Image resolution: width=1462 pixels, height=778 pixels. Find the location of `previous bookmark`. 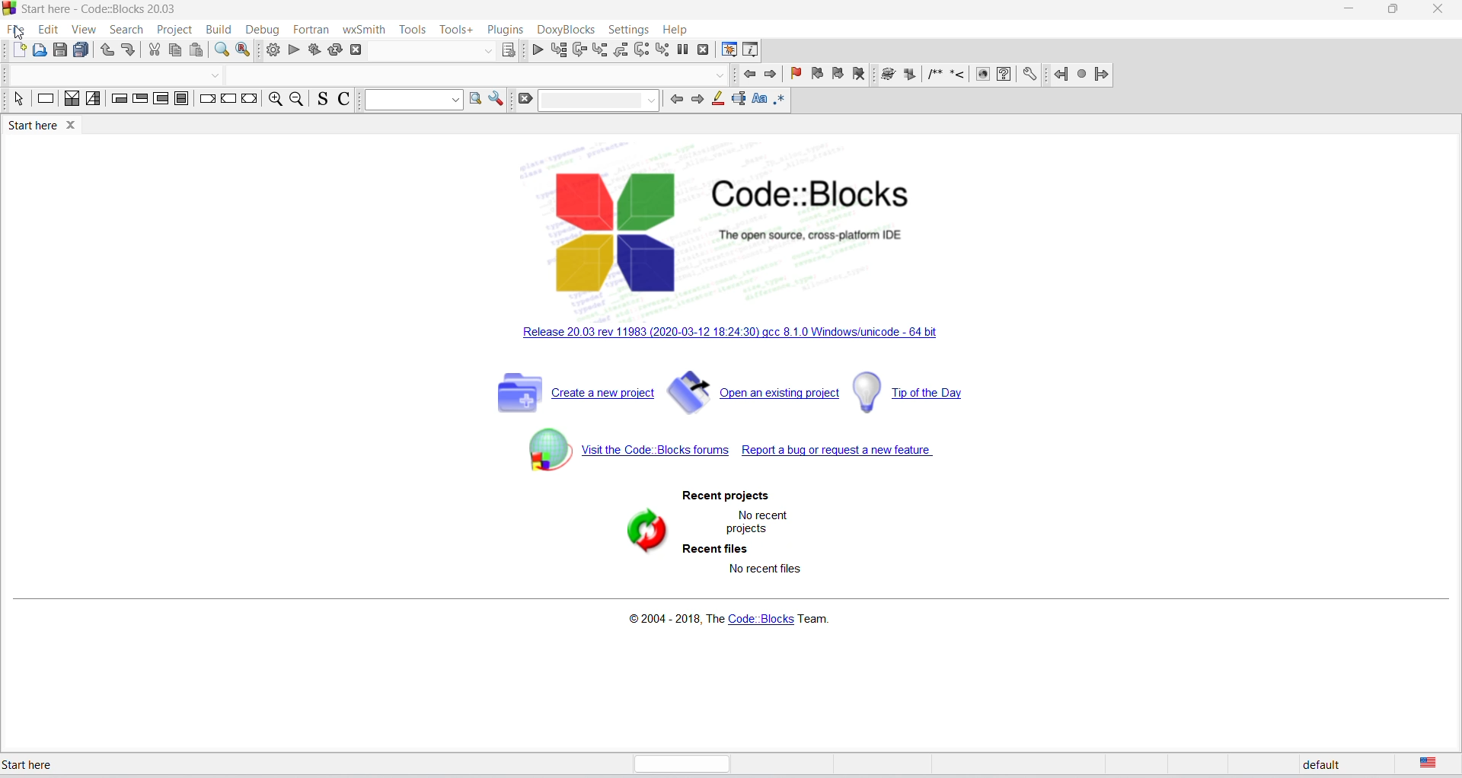

previous bookmark is located at coordinates (816, 75).